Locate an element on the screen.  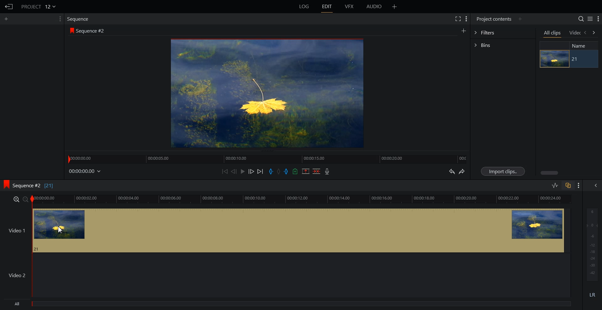
forward is located at coordinates (595, 33).